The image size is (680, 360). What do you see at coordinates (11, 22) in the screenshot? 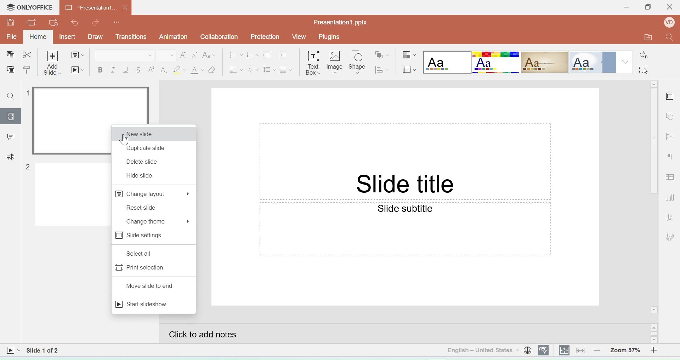
I see `Save` at bounding box center [11, 22].